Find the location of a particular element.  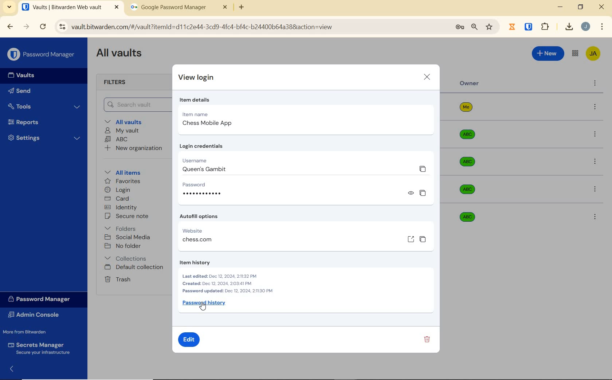

Search Vault is located at coordinates (133, 105).